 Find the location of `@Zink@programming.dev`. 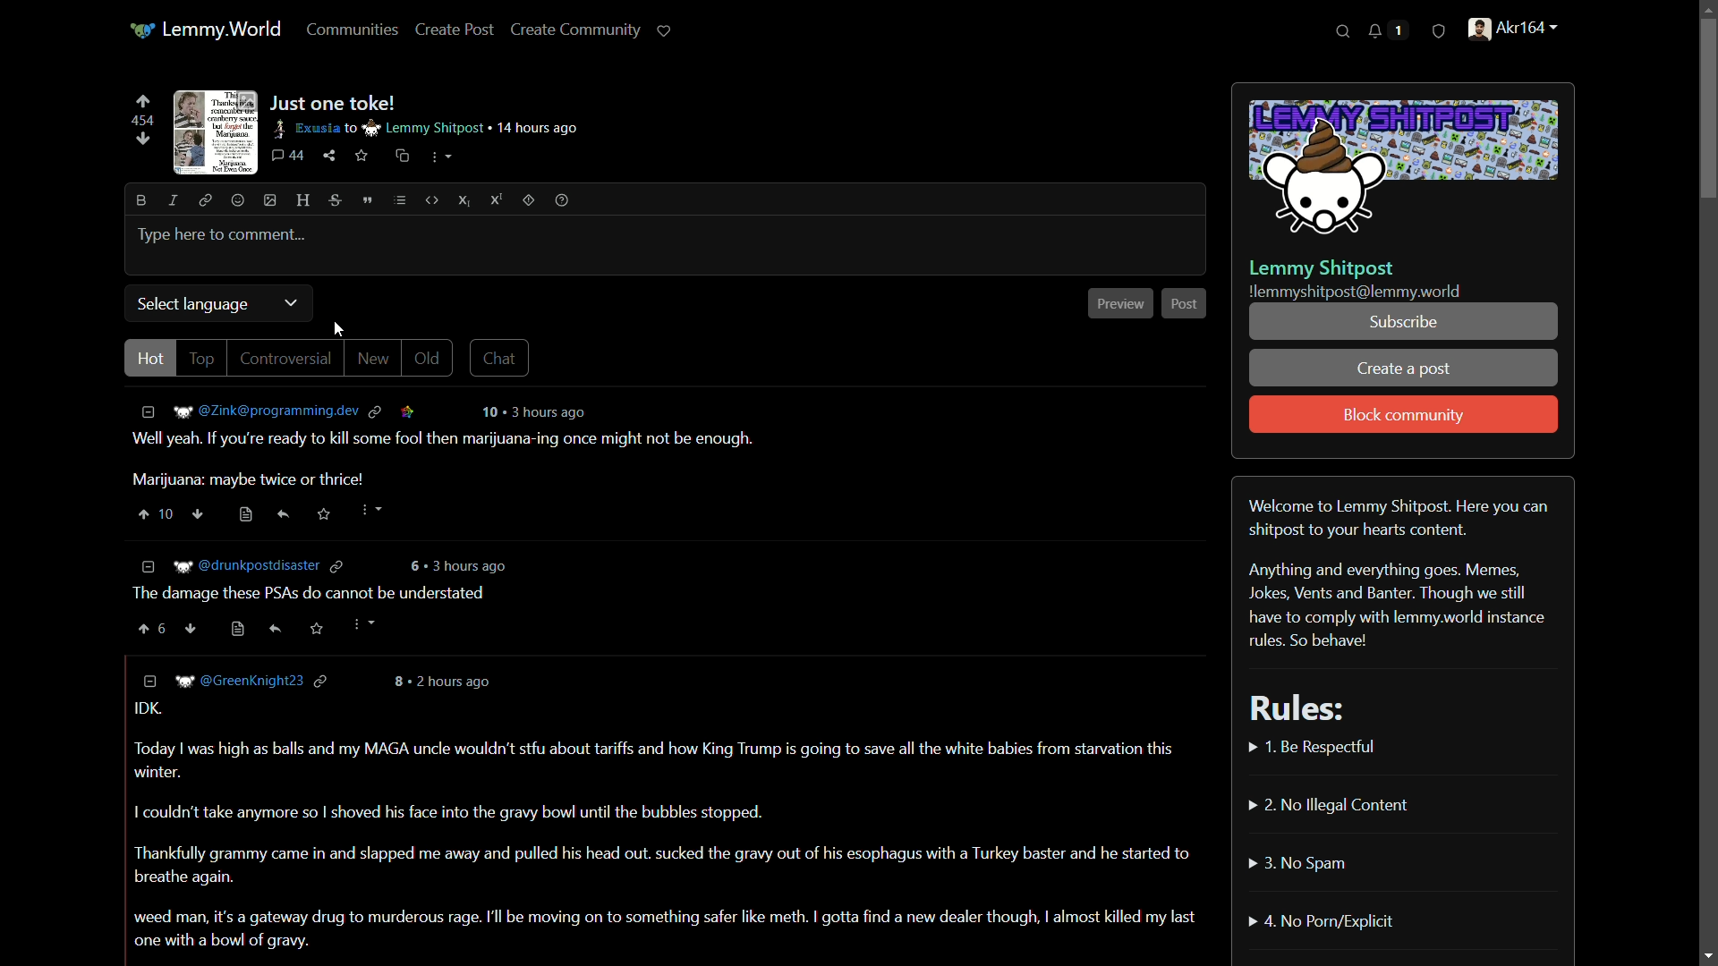

@Zink@programming.dev is located at coordinates (265, 411).